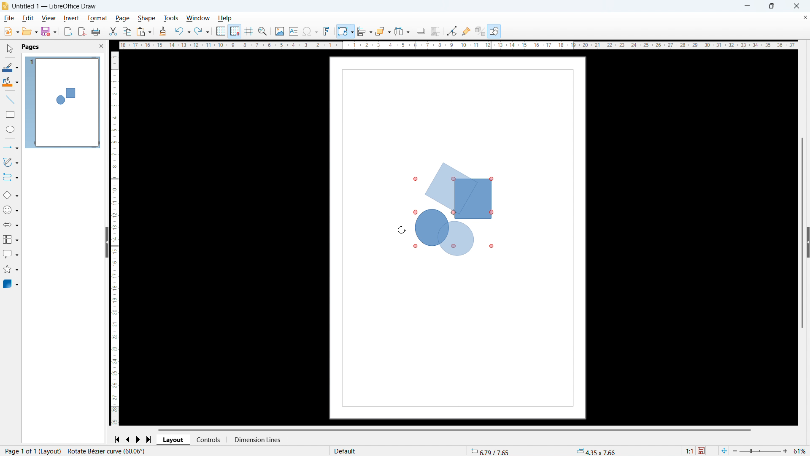 The image size is (810, 456). What do you see at coordinates (263, 32) in the screenshot?
I see `Zoom ` at bounding box center [263, 32].